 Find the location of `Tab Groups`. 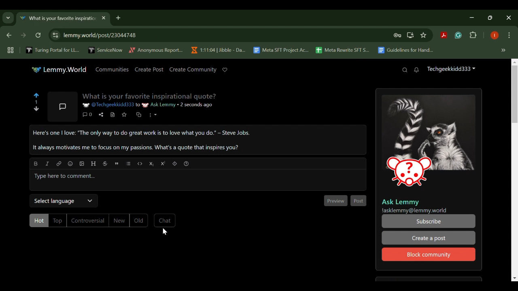

Tab Groups is located at coordinates (9, 51).